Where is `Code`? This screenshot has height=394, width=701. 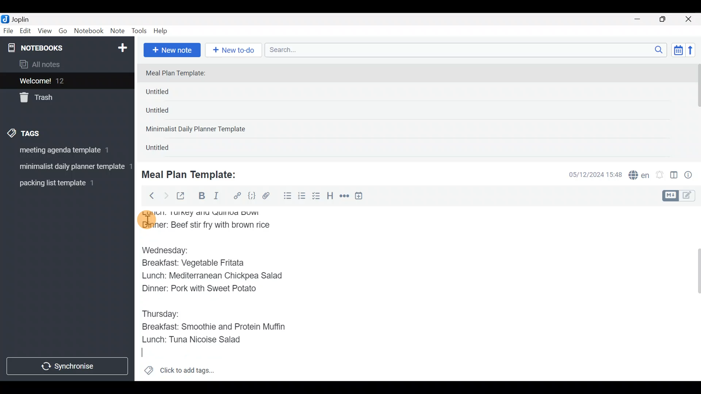 Code is located at coordinates (251, 196).